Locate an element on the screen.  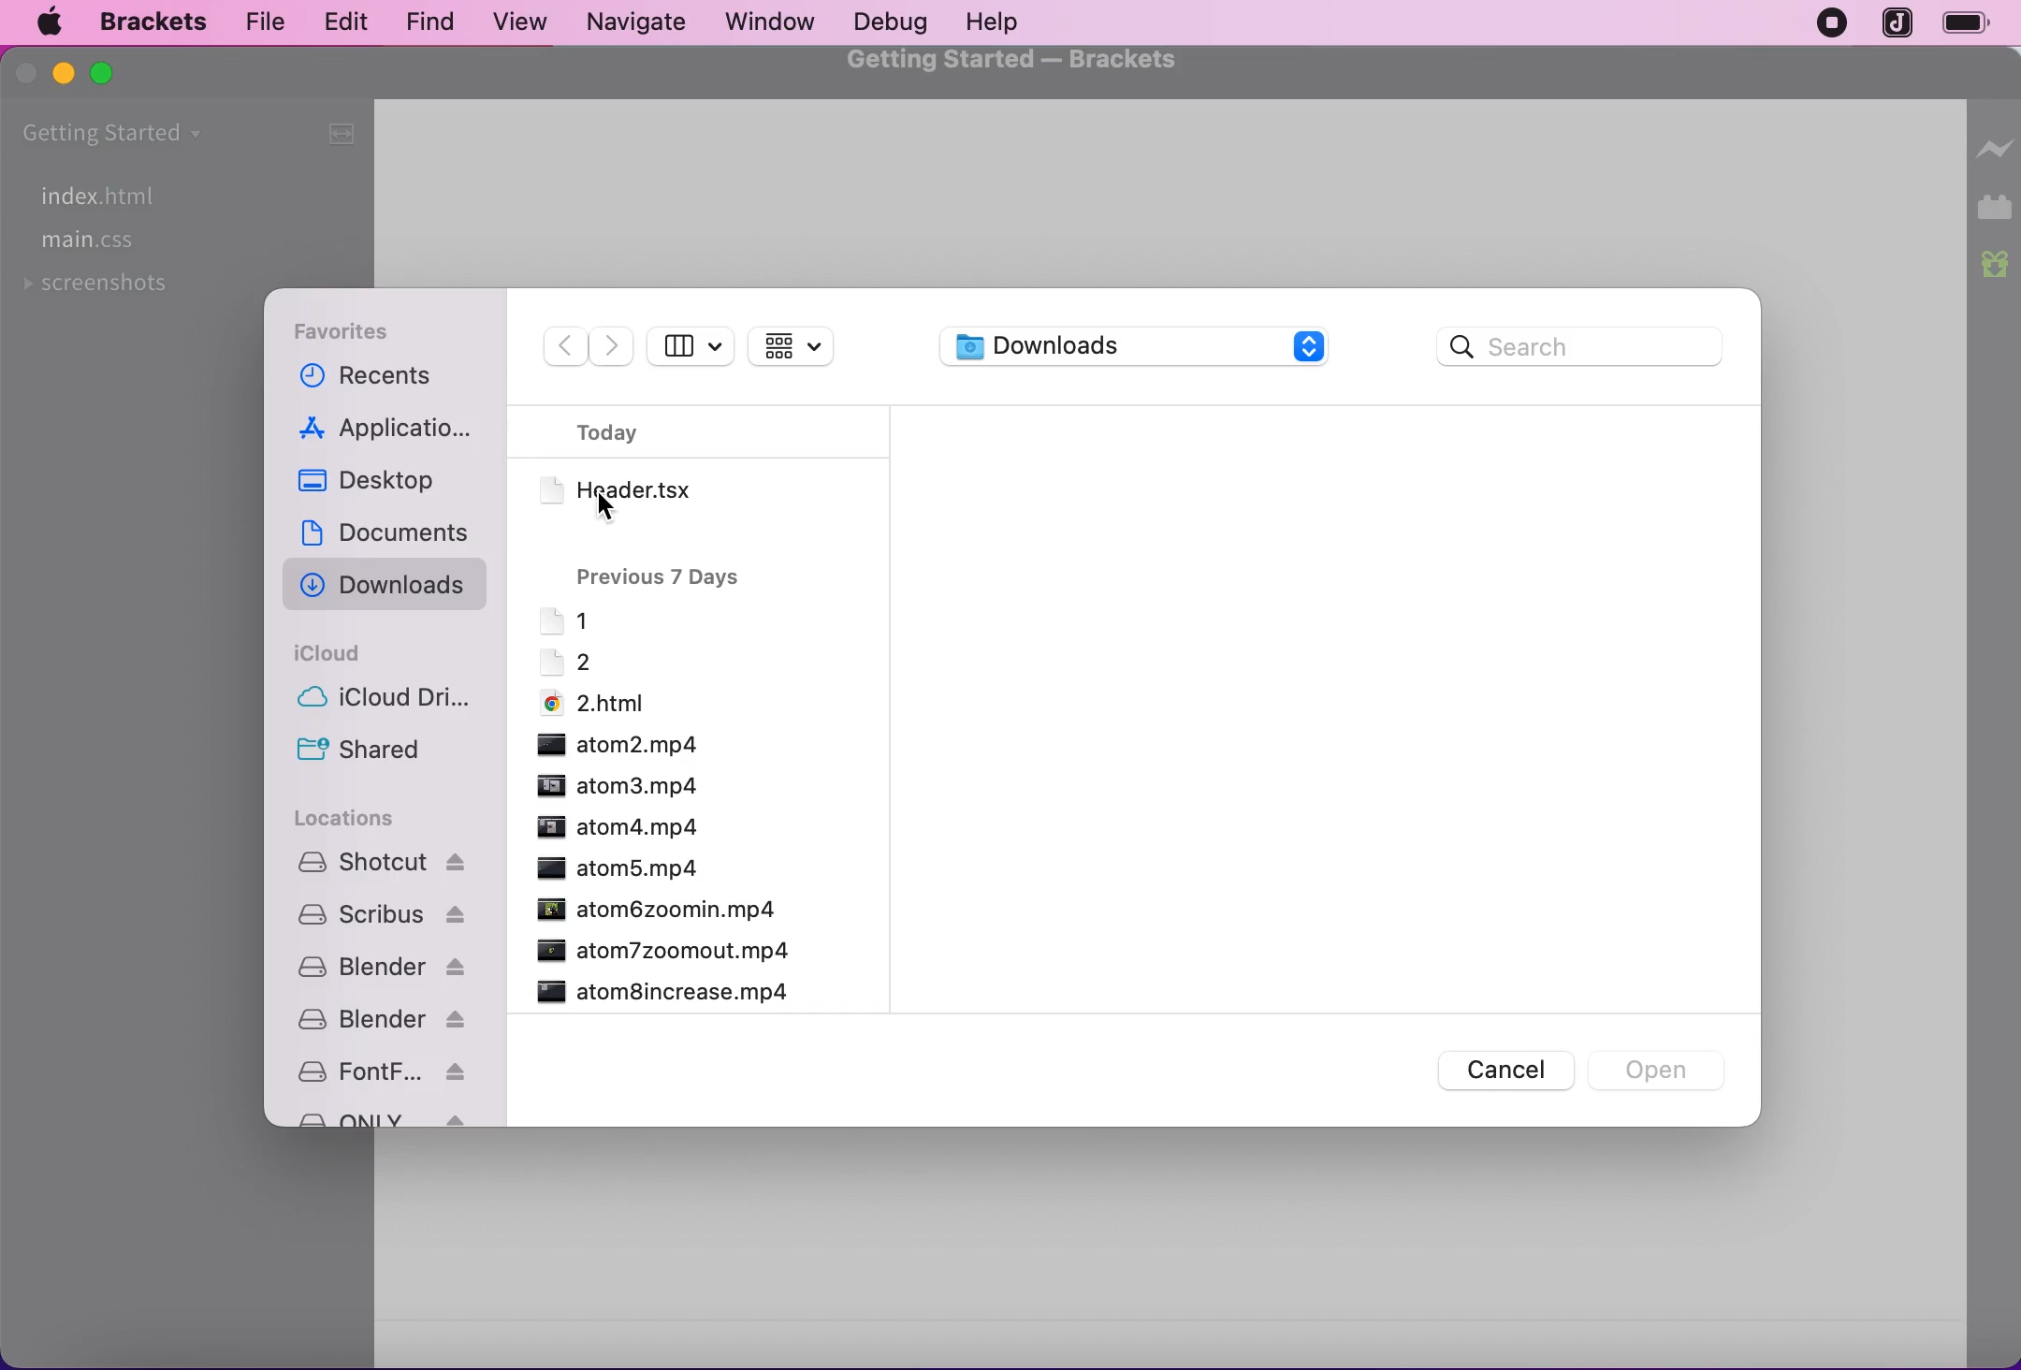
change the item grouping is located at coordinates (805, 344).